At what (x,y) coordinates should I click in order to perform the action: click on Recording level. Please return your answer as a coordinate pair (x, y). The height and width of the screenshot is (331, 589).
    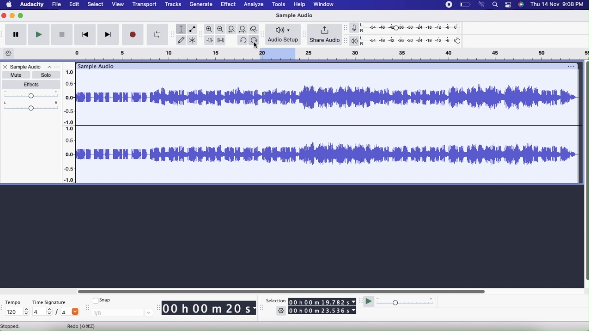
    Looking at the image, I should click on (412, 28).